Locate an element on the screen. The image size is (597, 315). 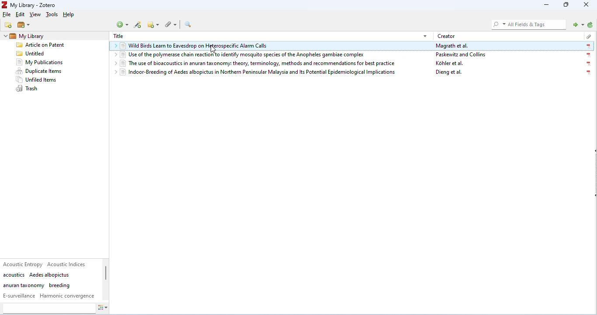
drop down is located at coordinates (115, 47).